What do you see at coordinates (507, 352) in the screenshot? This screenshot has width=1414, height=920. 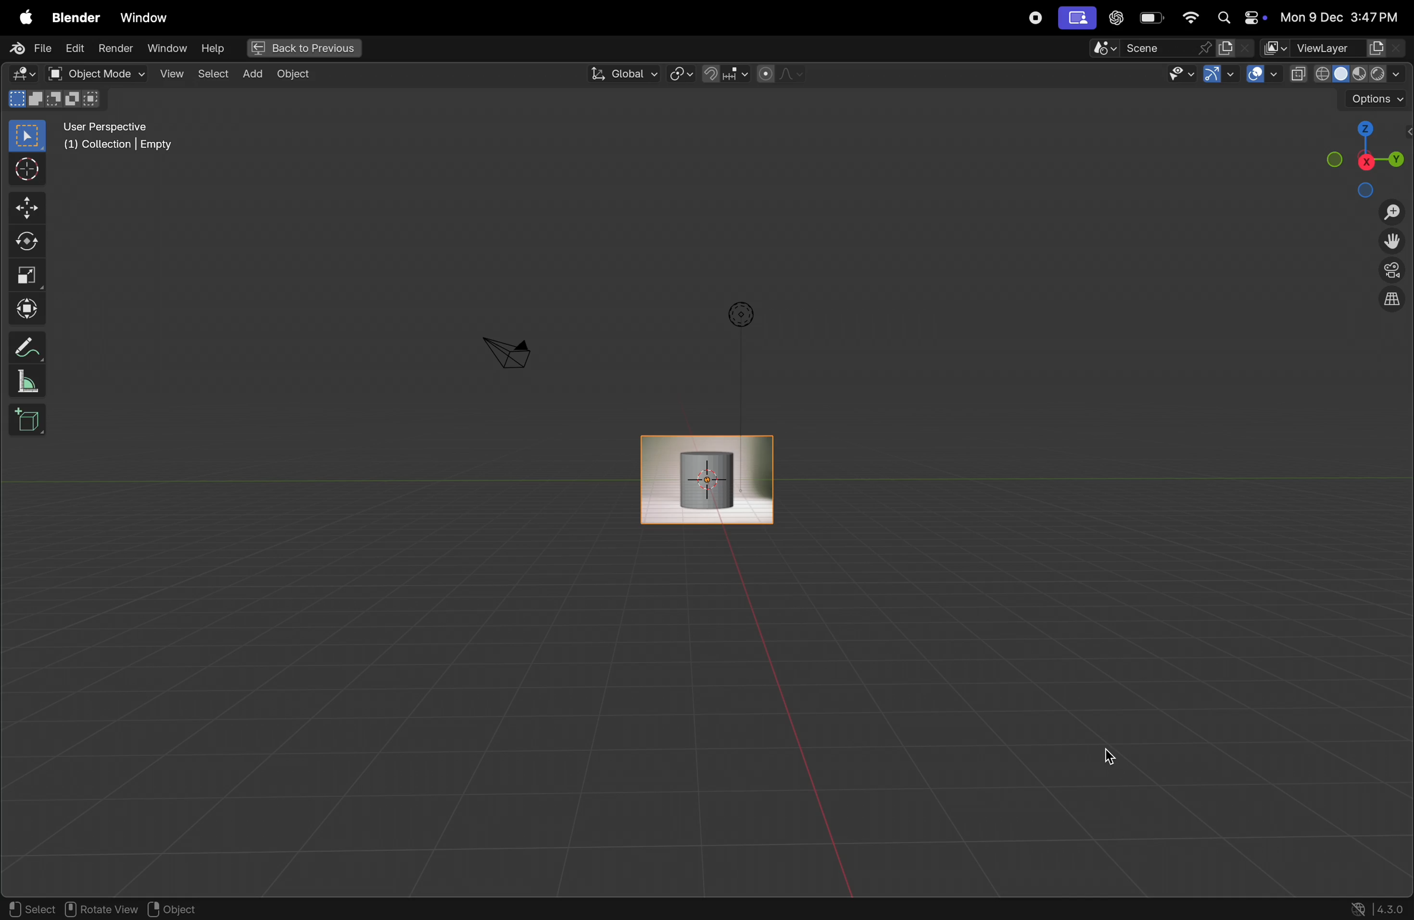 I see `camera` at bounding box center [507, 352].